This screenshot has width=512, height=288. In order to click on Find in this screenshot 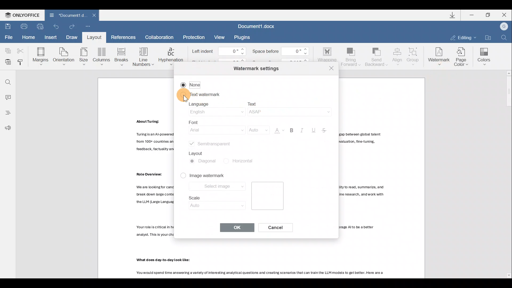, I will do `click(7, 81)`.